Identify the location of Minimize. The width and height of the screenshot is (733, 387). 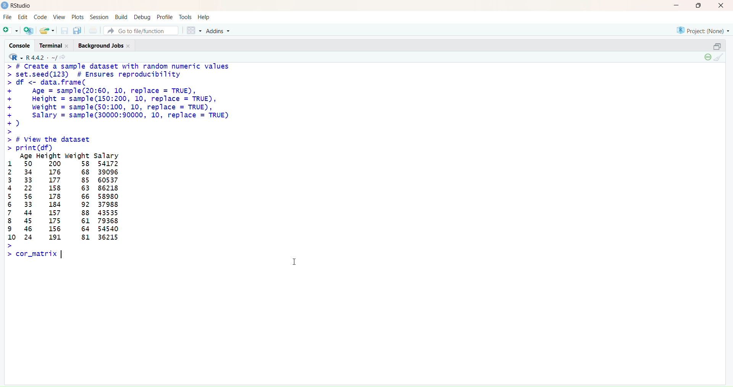
(676, 6).